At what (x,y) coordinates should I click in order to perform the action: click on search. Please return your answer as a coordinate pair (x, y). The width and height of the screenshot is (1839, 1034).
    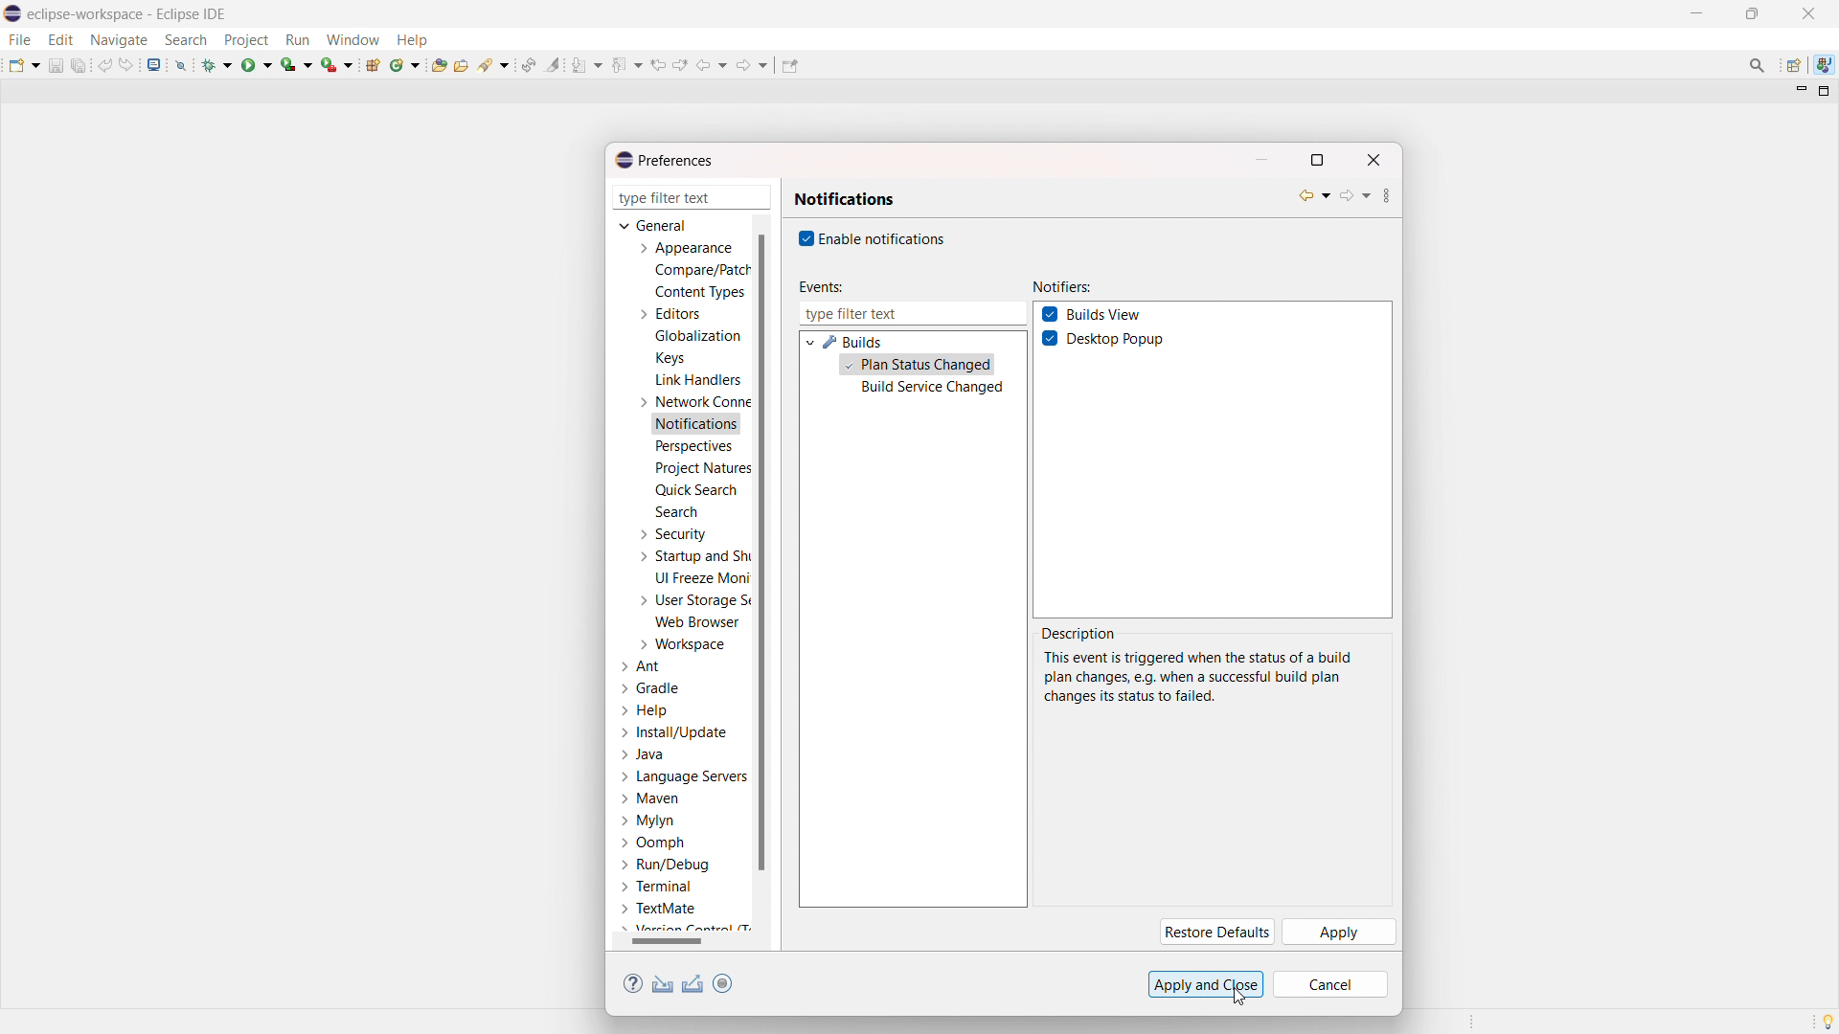
    Looking at the image, I should click on (495, 63).